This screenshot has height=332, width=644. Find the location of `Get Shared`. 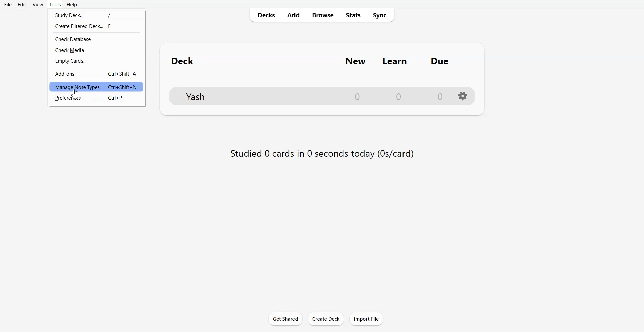

Get Shared is located at coordinates (285, 318).